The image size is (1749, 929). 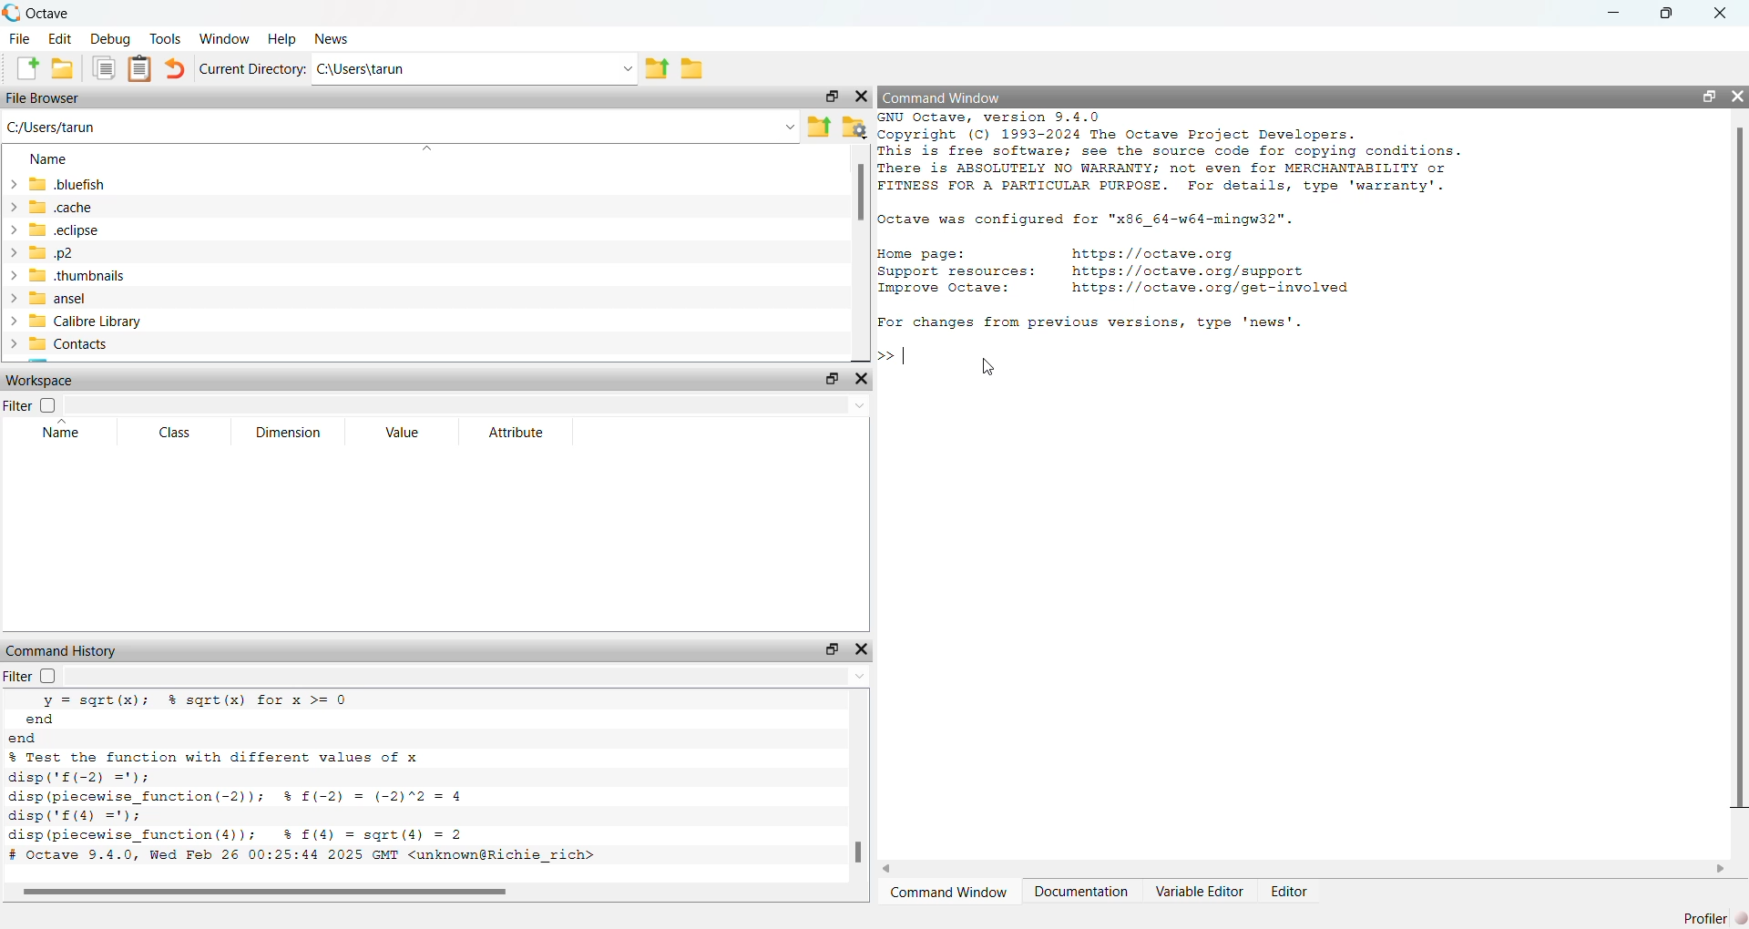 I want to click on Copy, so click(x=102, y=67).